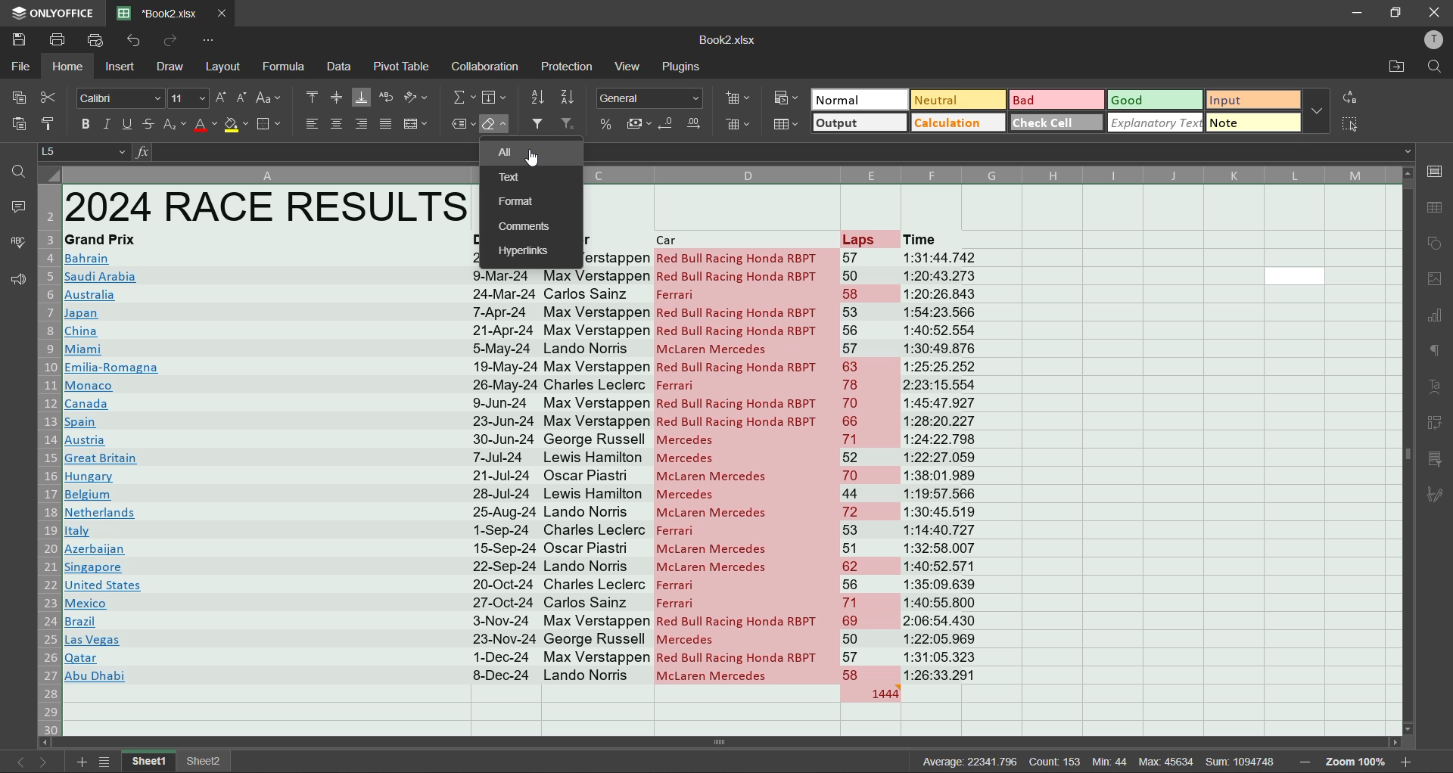 This screenshot has width=1453, height=773. What do you see at coordinates (1240, 760) in the screenshot?
I see `sum` at bounding box center [1240, 760].